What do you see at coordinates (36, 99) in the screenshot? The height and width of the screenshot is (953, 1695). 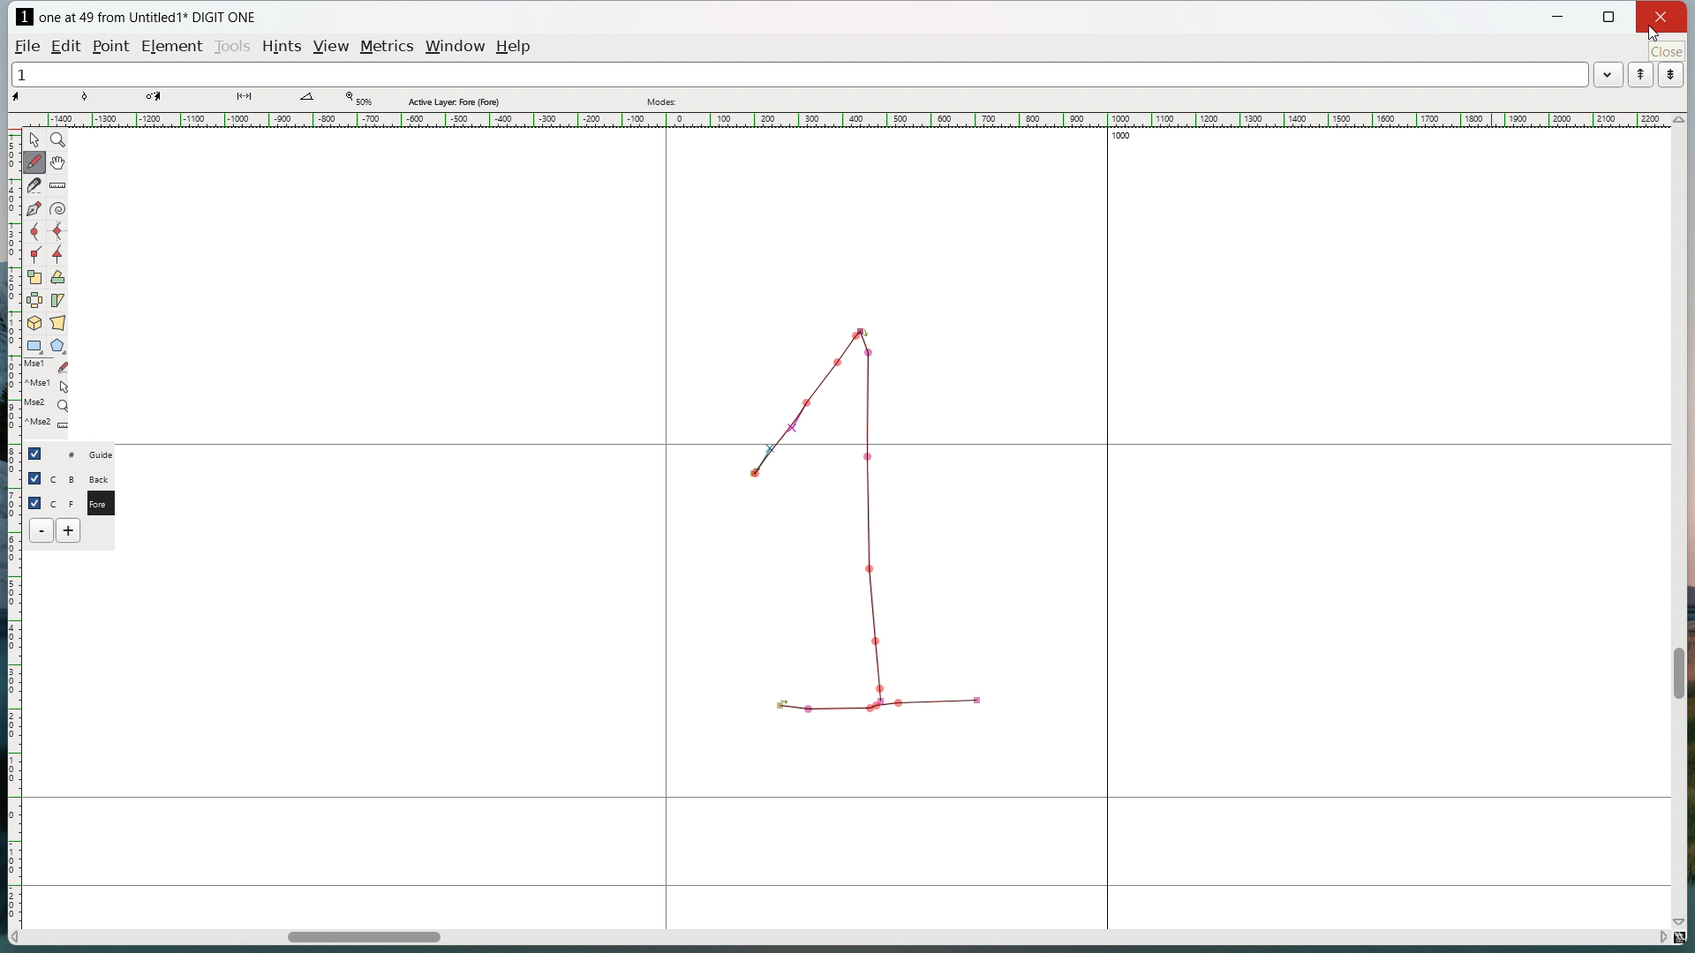 I see `cursor coordinate` at bounding box center [36, 99].